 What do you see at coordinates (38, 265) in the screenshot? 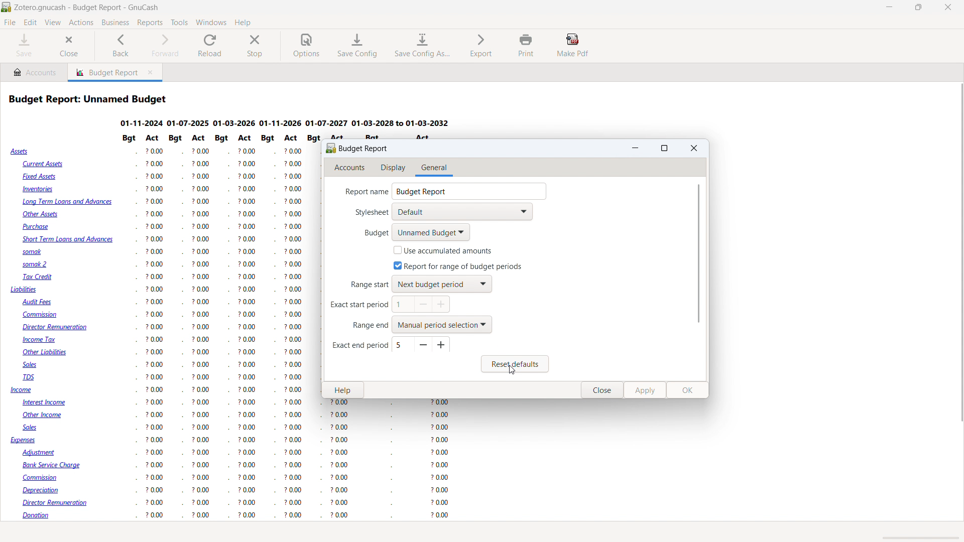
I see `somak 2` at bounding box center [38, 265].